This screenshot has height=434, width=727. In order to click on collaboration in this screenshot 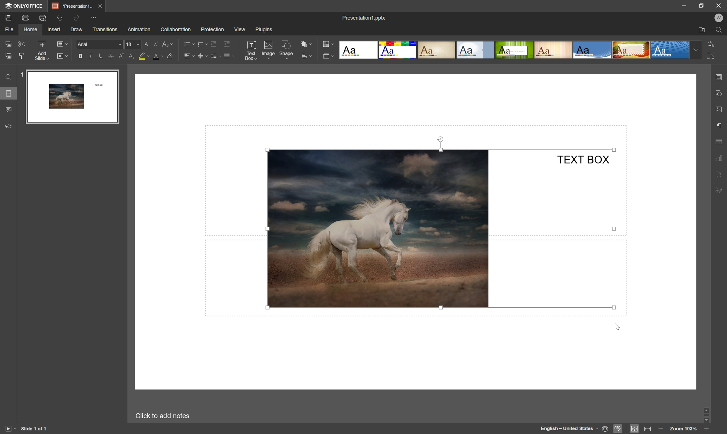, I will do `click(177, 30)`.